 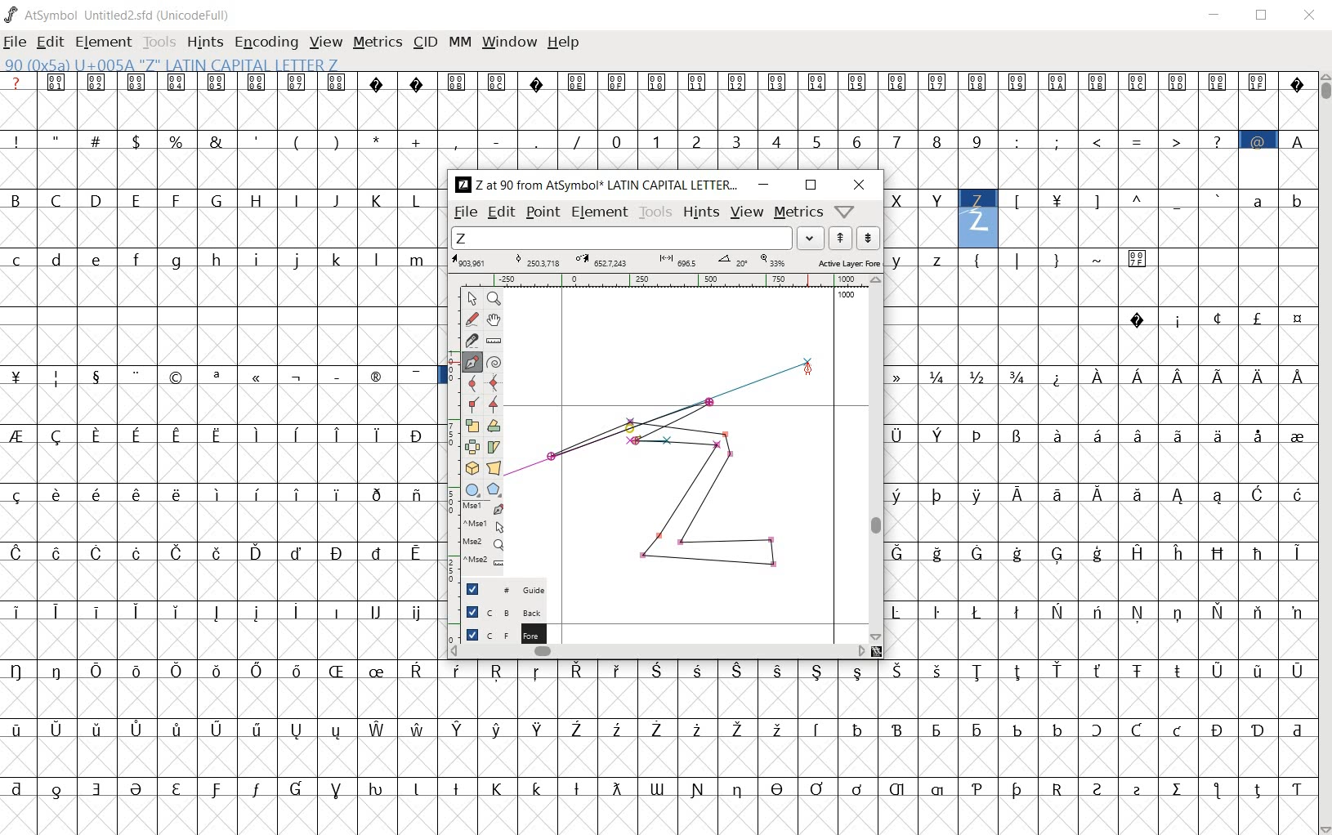 I want to click on view, so click(x=746, y=213).